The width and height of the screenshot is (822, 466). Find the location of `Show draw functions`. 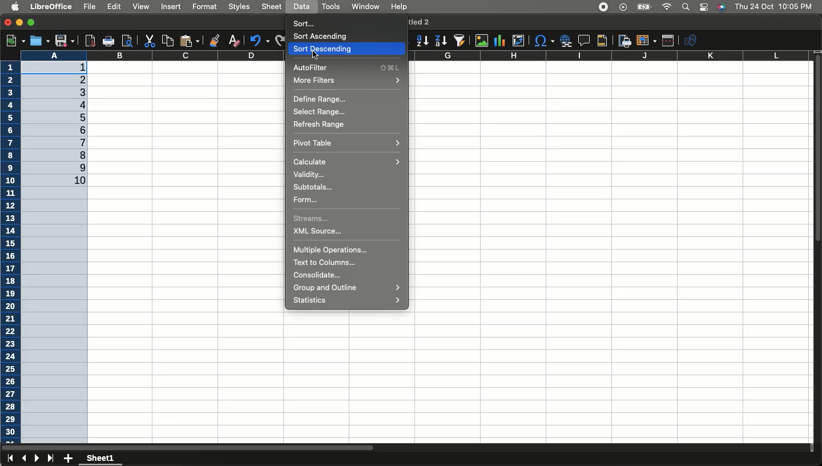

Show draw functions is located at coordinates (692, 40).